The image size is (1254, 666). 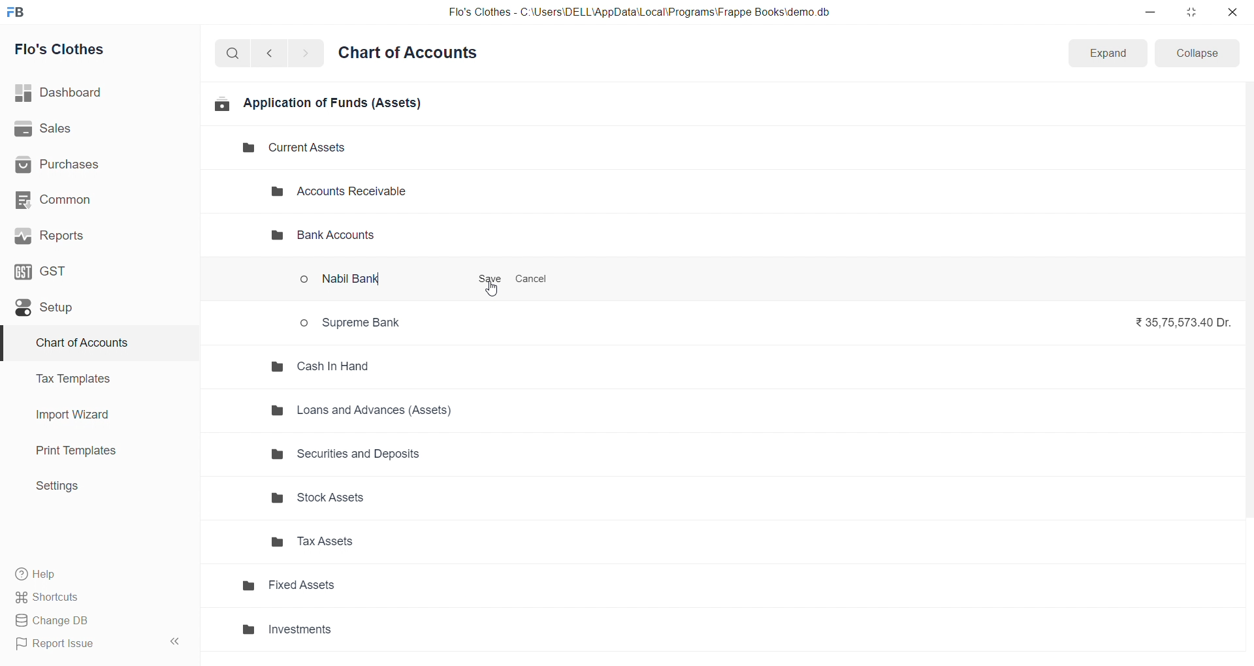 I want to click on Cash In Hand, so click(x=325, y=366).